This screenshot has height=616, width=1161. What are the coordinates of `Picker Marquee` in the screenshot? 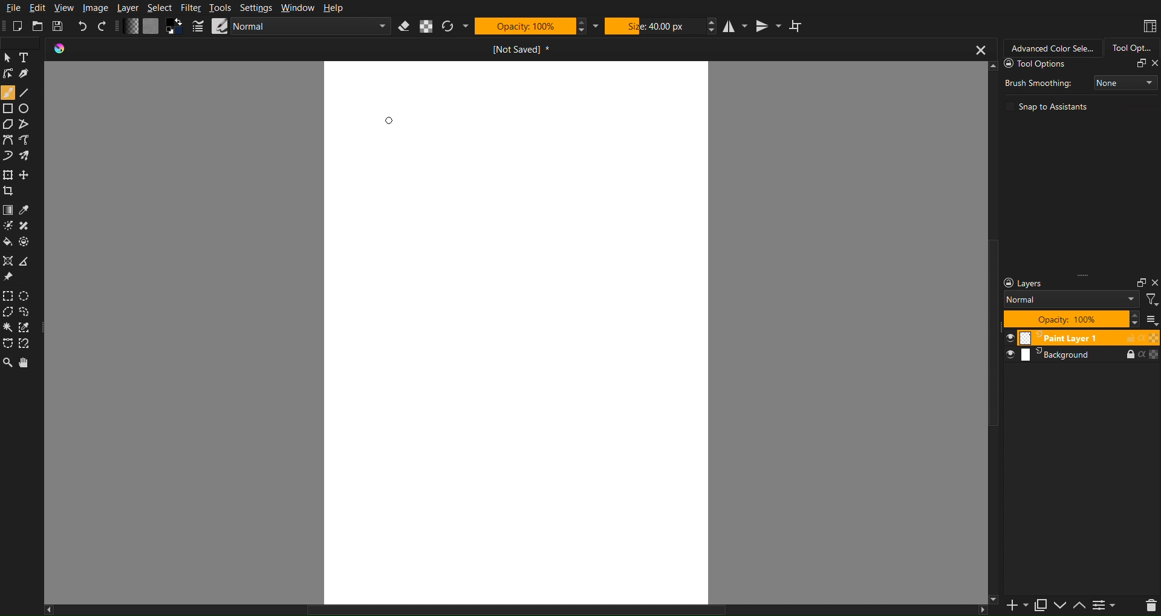 It's located at (29, 328).